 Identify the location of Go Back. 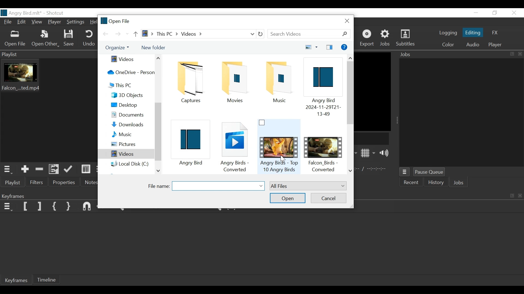
(107, 34).